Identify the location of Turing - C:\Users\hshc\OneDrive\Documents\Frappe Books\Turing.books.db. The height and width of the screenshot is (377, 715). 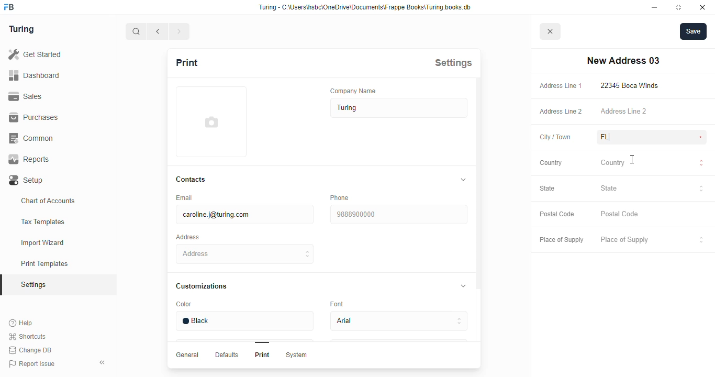
(366, 7).